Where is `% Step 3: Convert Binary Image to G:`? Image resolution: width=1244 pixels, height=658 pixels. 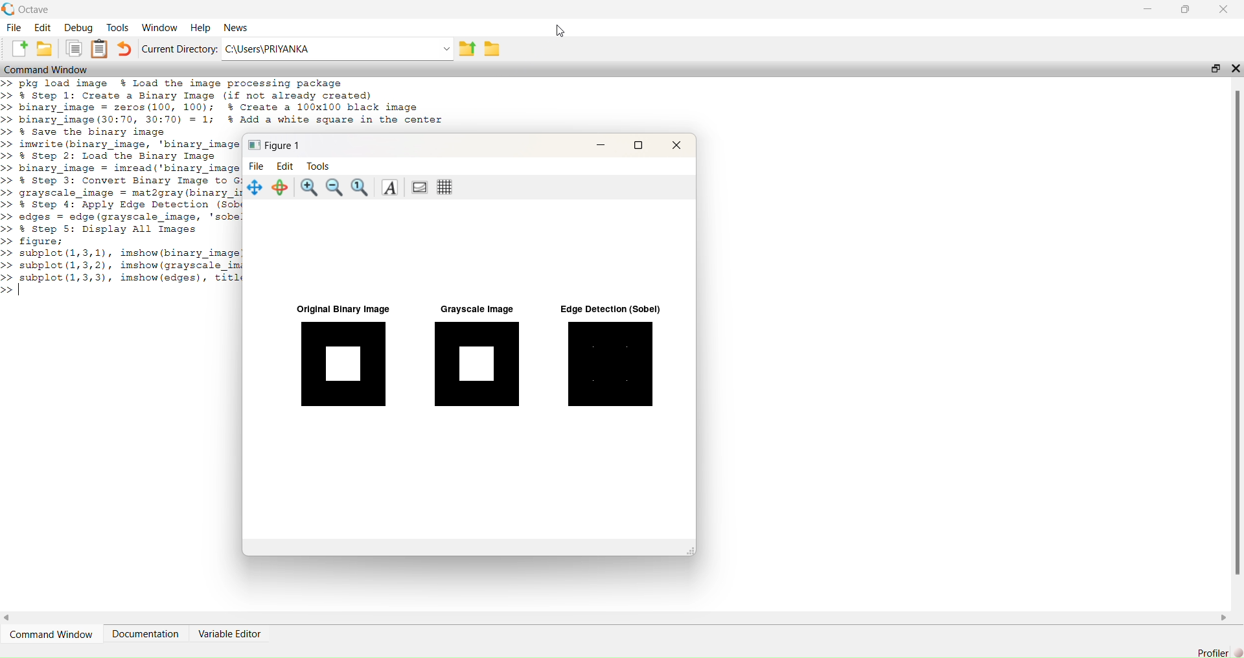
% Step 3: Convert Binary Image to G: is located at coordinates (130, 181).